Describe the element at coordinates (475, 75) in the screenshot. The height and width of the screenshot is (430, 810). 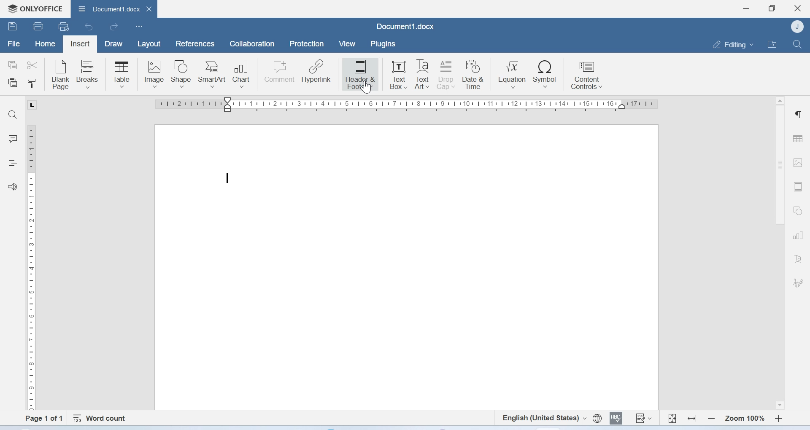
I see `Date & Time` at that location.